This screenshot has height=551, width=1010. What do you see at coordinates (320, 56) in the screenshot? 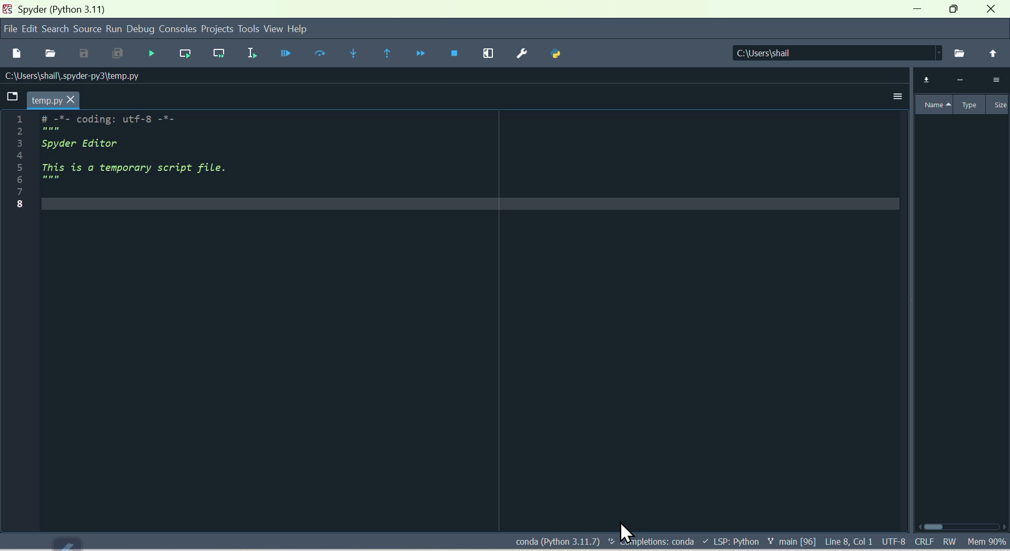
I see `Run cell` at bounding box center [320, 56].